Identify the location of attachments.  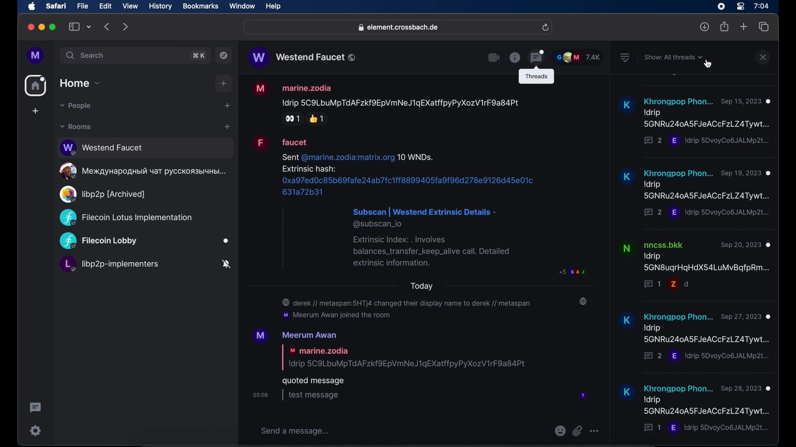
(579, 430).